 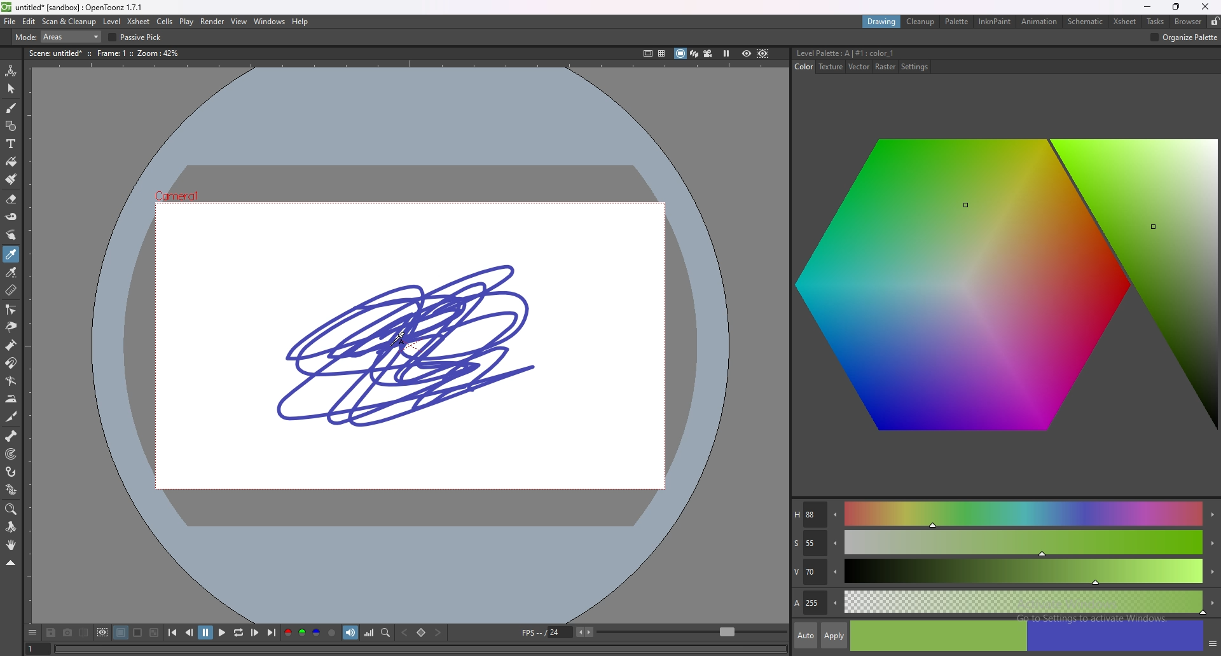 What do you see at coordinates (1155, 22) in the screenshot?
I see `tasks` at bounding box center [1155, 22].